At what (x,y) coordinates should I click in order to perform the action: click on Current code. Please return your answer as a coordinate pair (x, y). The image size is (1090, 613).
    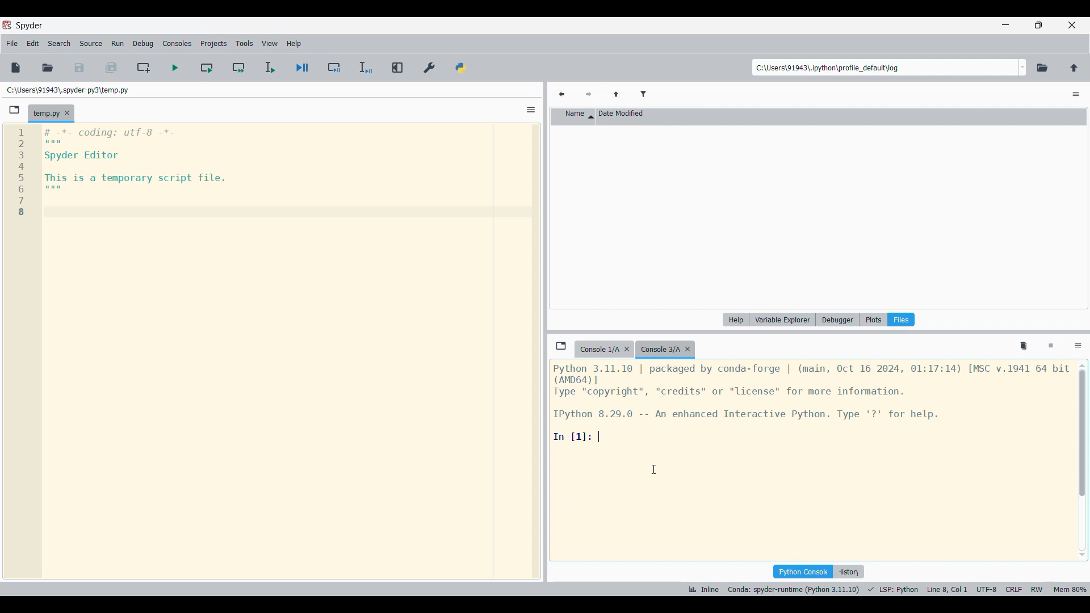
    Looking at the image, I should click on (117, 173).